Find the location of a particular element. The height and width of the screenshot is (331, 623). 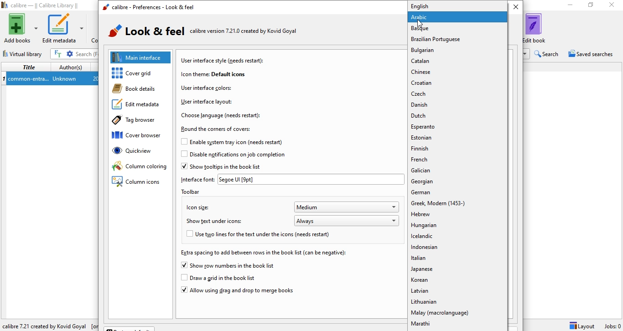

lithuanian is located at coordinates (458, 302).